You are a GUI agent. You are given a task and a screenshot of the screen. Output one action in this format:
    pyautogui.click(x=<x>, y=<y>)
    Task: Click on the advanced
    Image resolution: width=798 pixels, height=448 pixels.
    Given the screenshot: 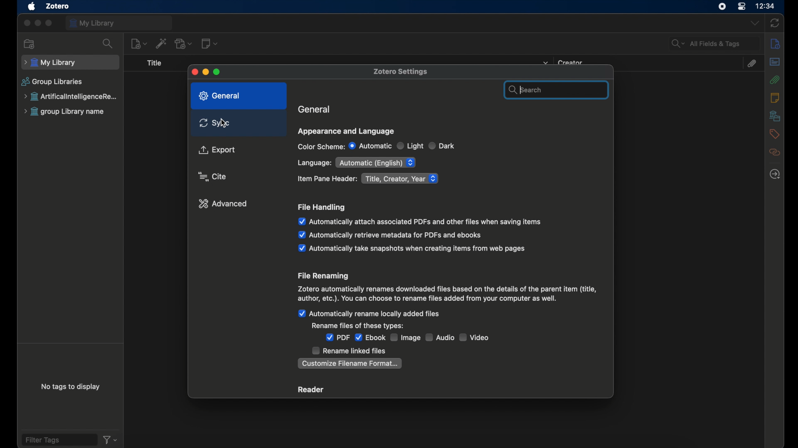 What is the action you would take?
    pyautogui.click(x=223, y=204)
    